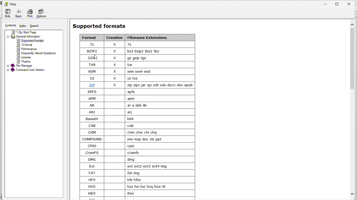 The image size is (357, 200). What do you see at coordinates (32, 70) in the screenshot?
I see `Command line version` at bounding box center [32, 70].